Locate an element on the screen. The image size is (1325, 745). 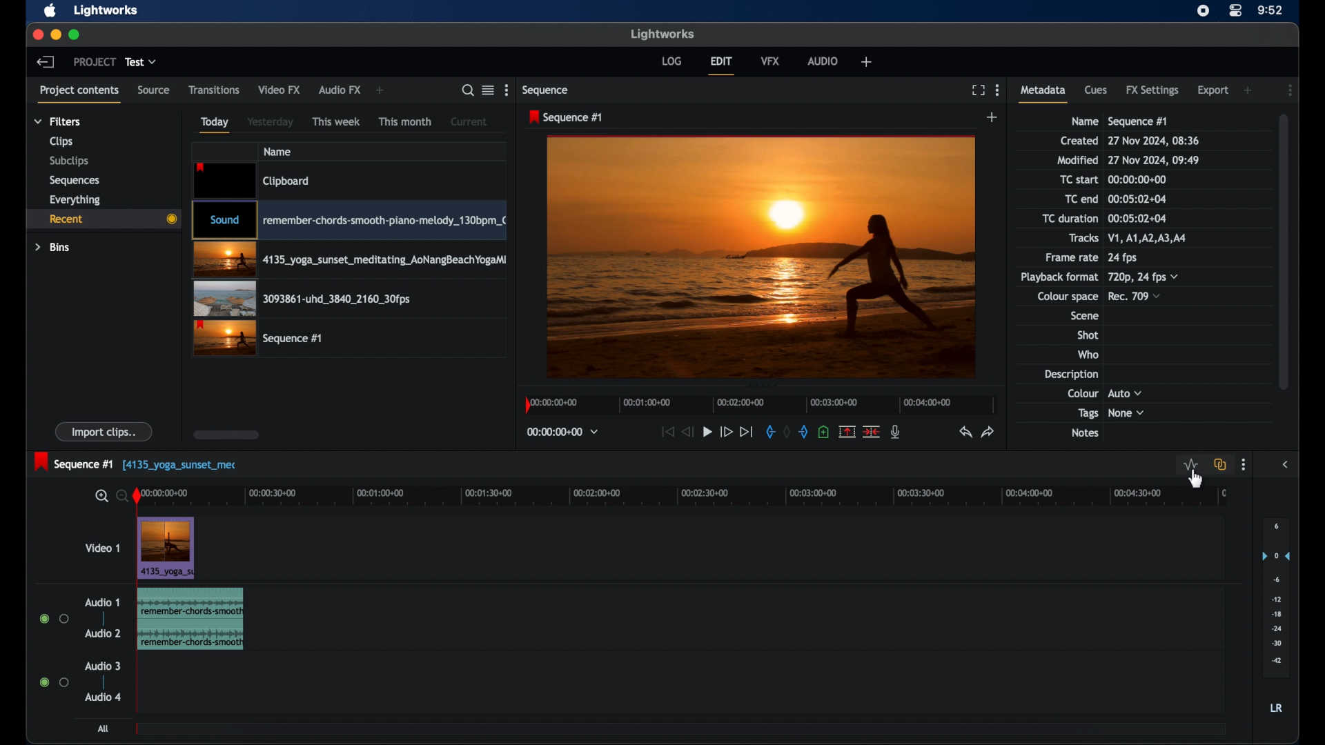
playback format is located at coordinates (1059, 277).